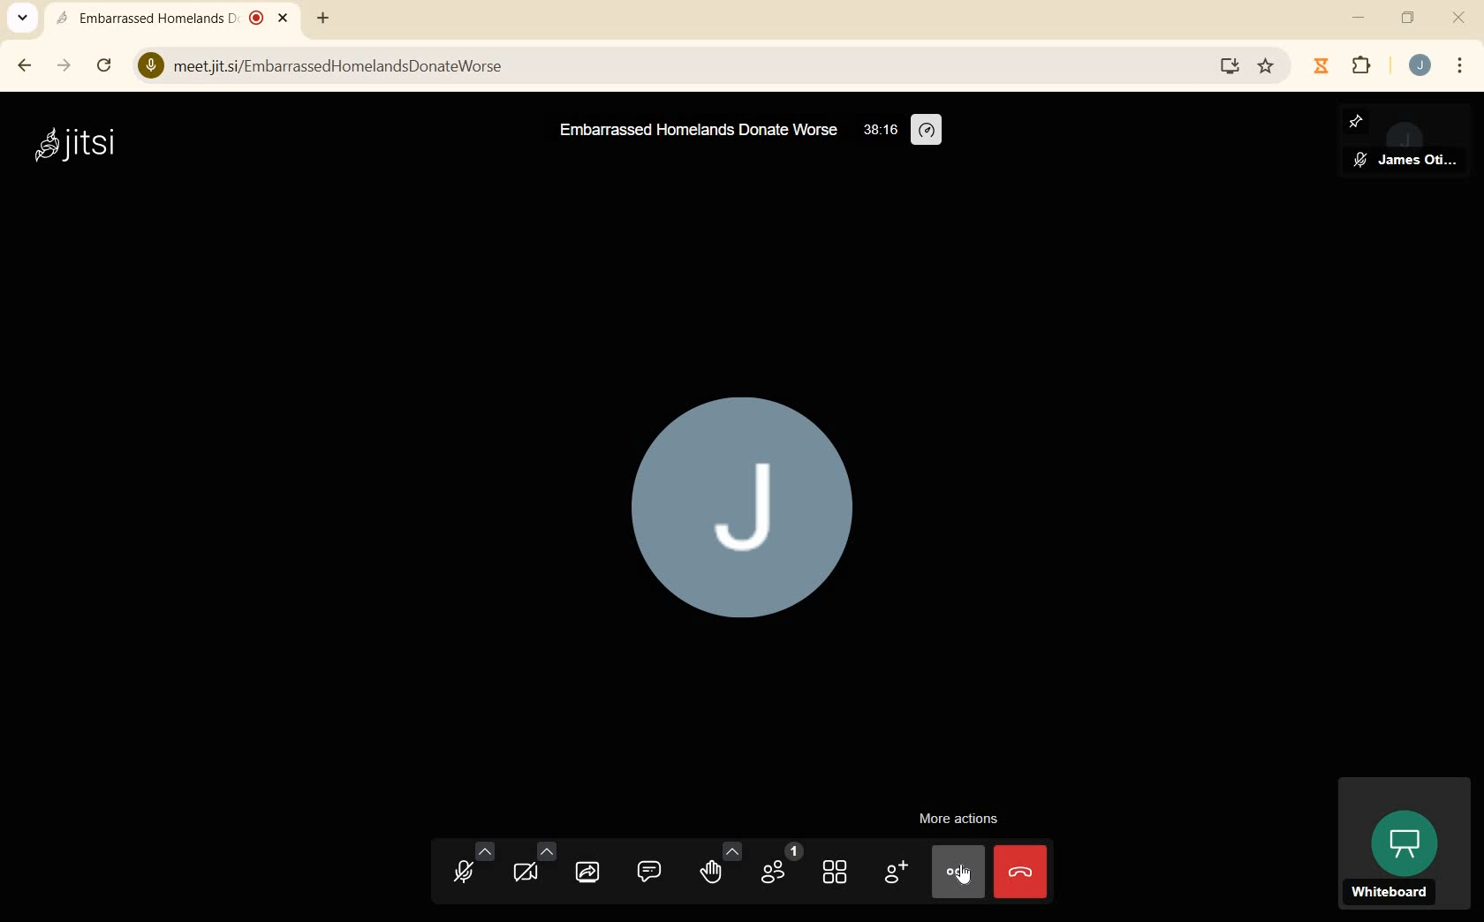 The height and width of the screenshot is (922, 1484). I want to click on system name, so click(75, 147).